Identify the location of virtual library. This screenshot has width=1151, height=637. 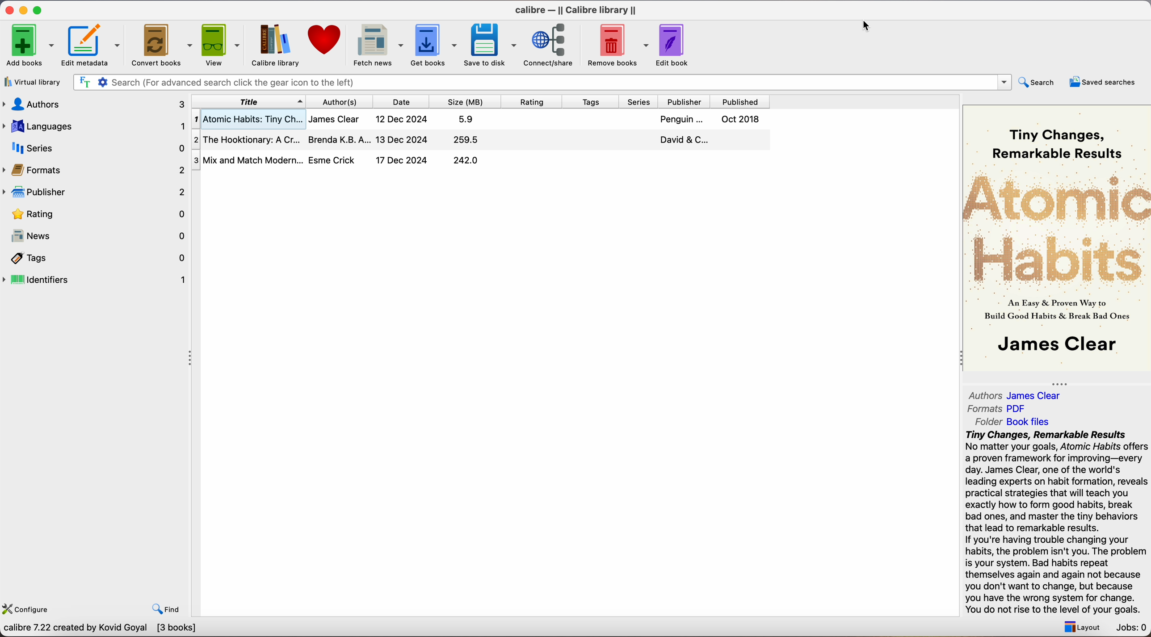
(33, 83).